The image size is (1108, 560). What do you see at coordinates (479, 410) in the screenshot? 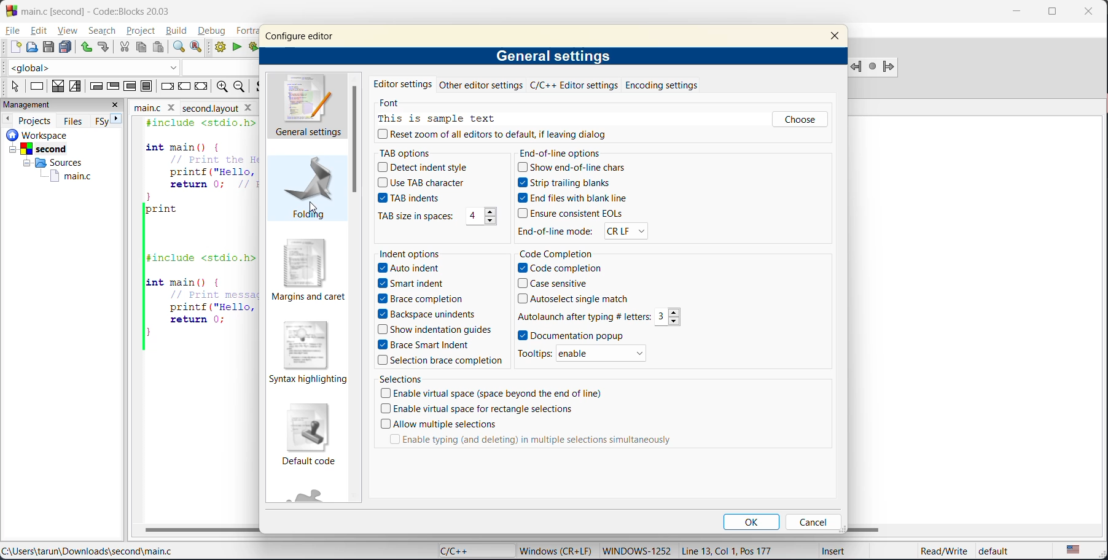
I see `Enable virtual space for rectangle selection` at bounding box center [479, 410].